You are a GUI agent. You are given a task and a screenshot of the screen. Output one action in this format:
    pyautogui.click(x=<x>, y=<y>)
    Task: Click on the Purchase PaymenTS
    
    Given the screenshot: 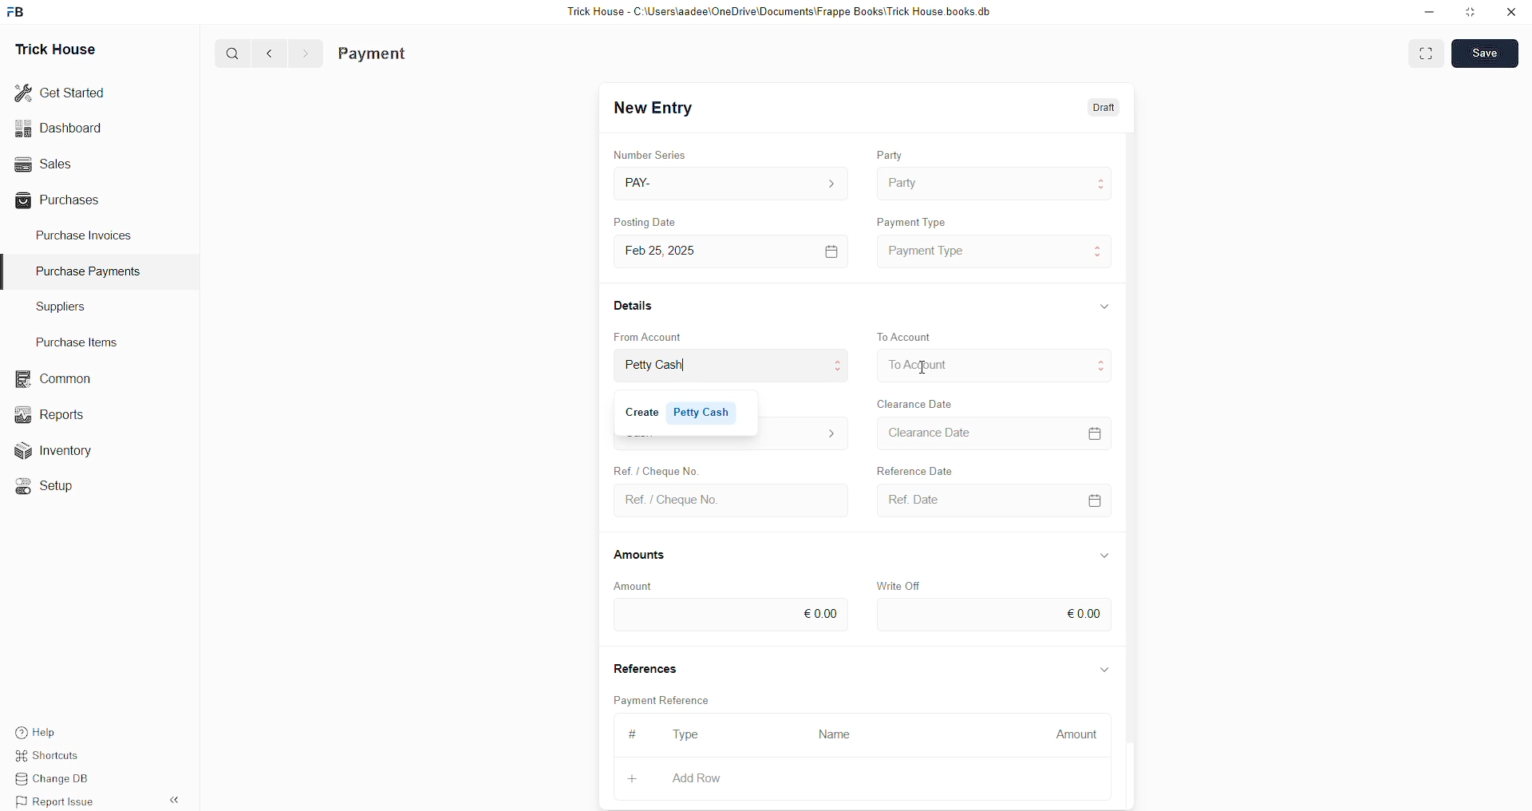 What is the action you would take?
    pyautogui.click(x=85, y=271)
    